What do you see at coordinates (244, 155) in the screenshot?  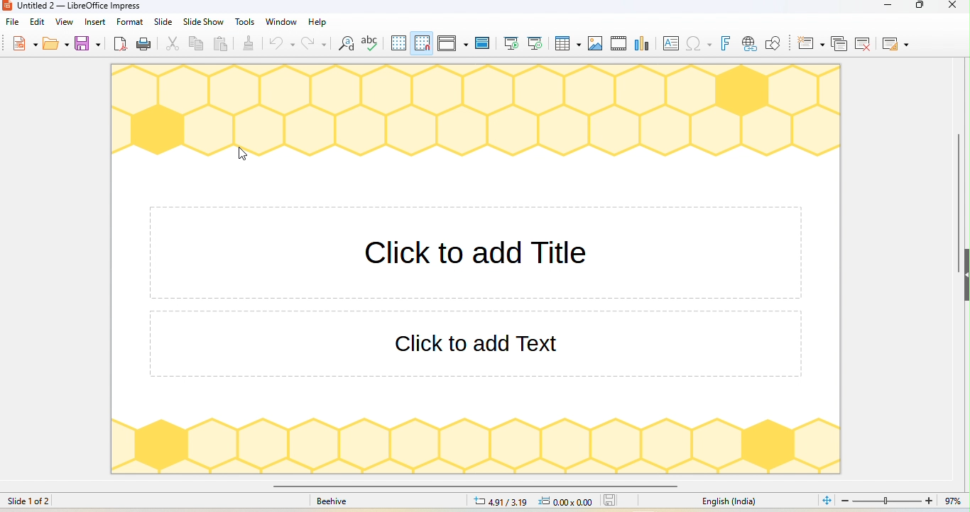 I see `cursor movement` at bounding box center [244, 155].